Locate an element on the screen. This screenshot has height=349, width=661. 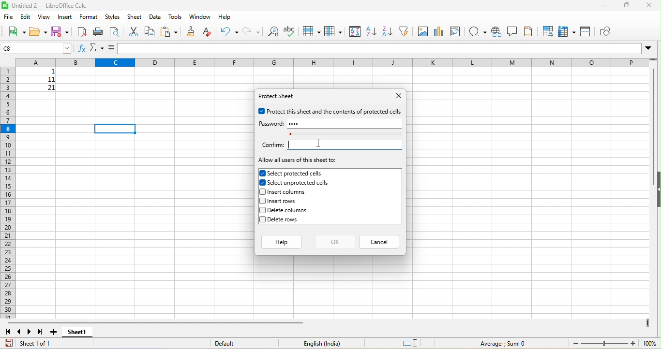
split window is located at coordinates (586, 32).